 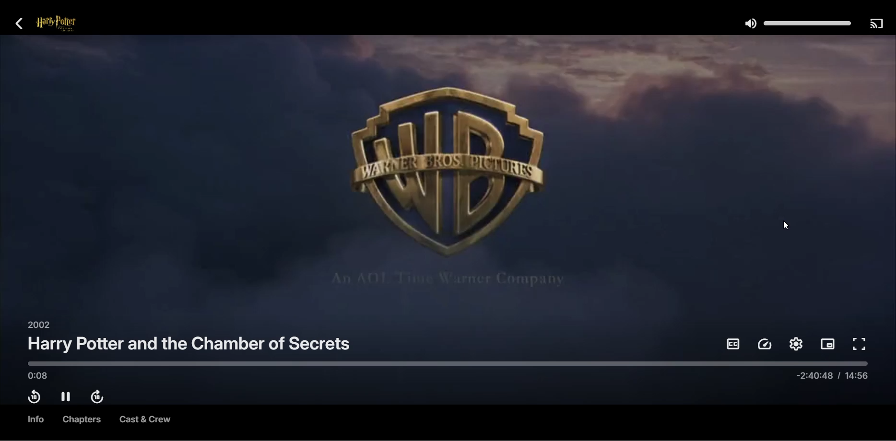 What do you see at coordinates (834, 378) in the screenshot?
I see `Remaining Time` at bounding box center [834, 378].